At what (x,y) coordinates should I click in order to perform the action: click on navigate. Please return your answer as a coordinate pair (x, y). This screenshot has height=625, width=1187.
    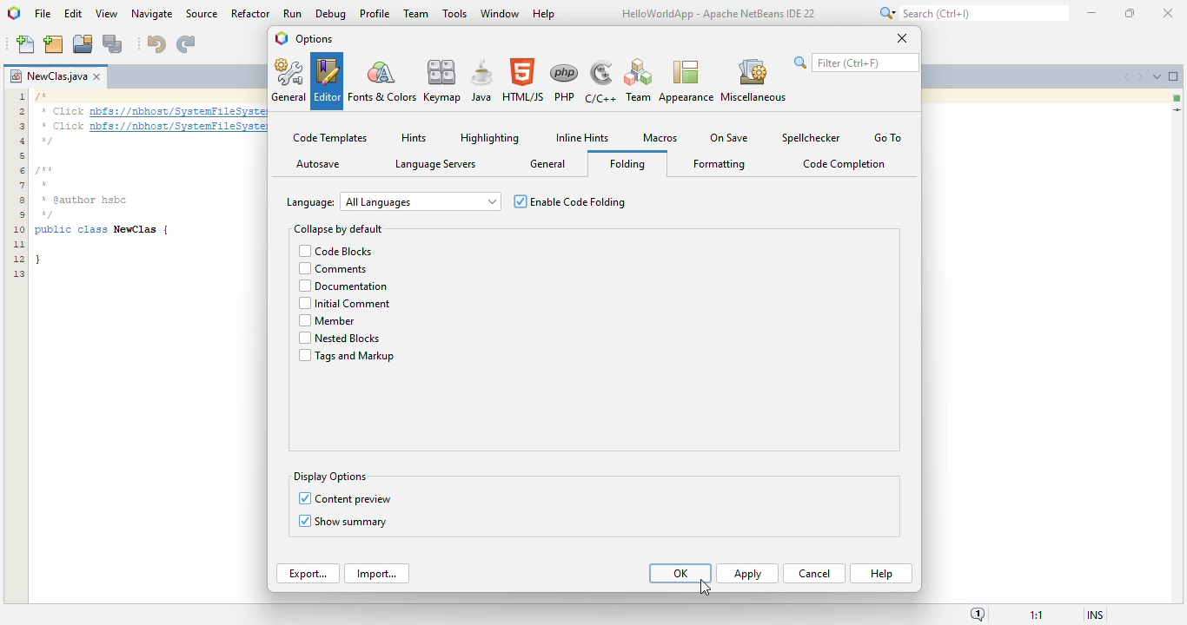
    Looking at the image, I should click on (151, 14).